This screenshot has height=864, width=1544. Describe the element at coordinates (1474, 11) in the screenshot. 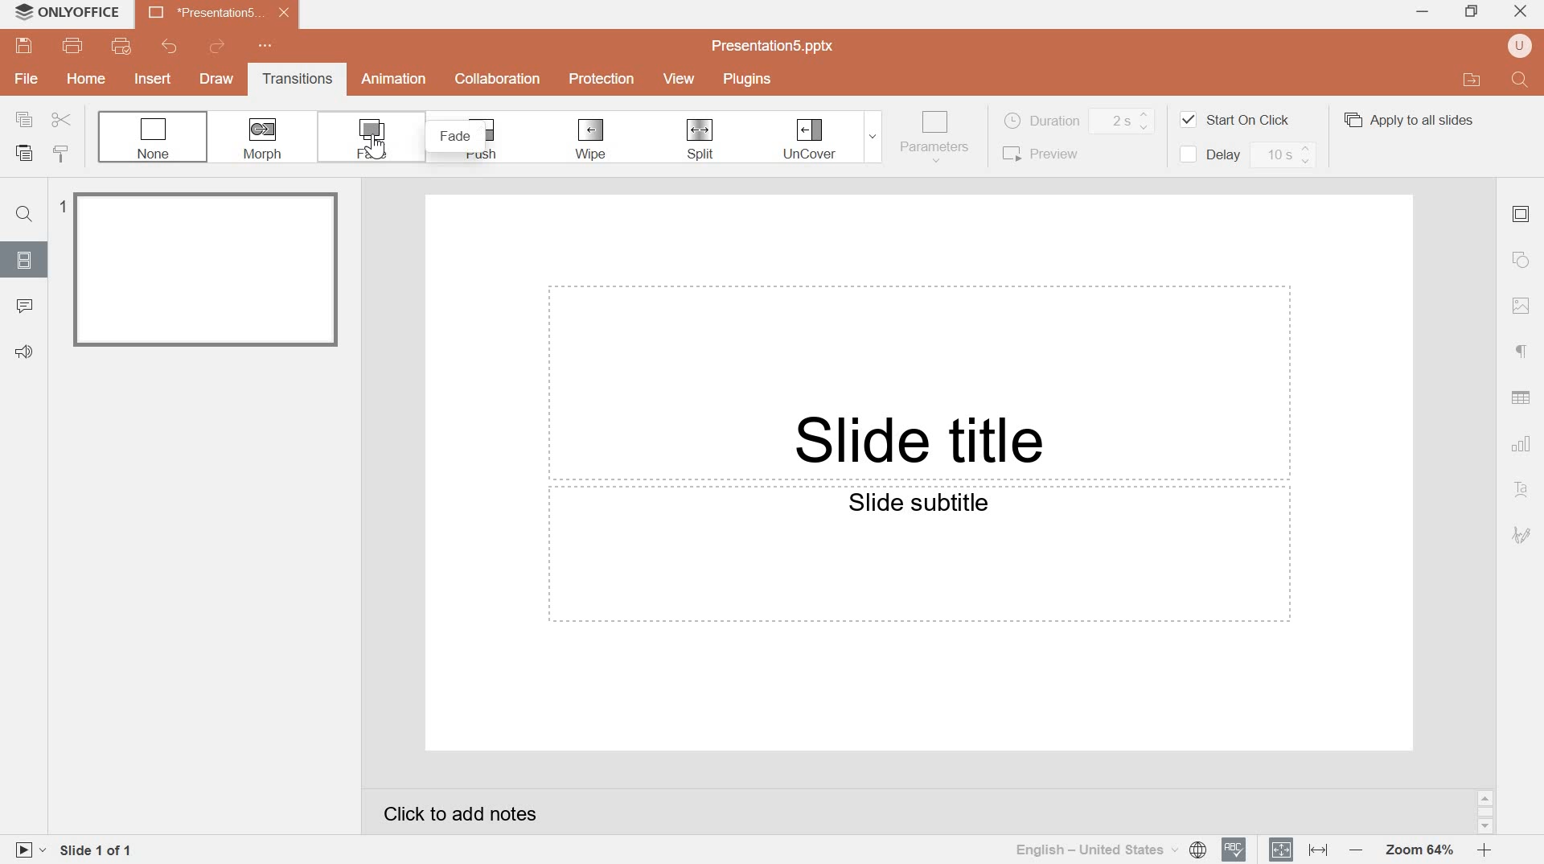

I see `Restore down` at that location.